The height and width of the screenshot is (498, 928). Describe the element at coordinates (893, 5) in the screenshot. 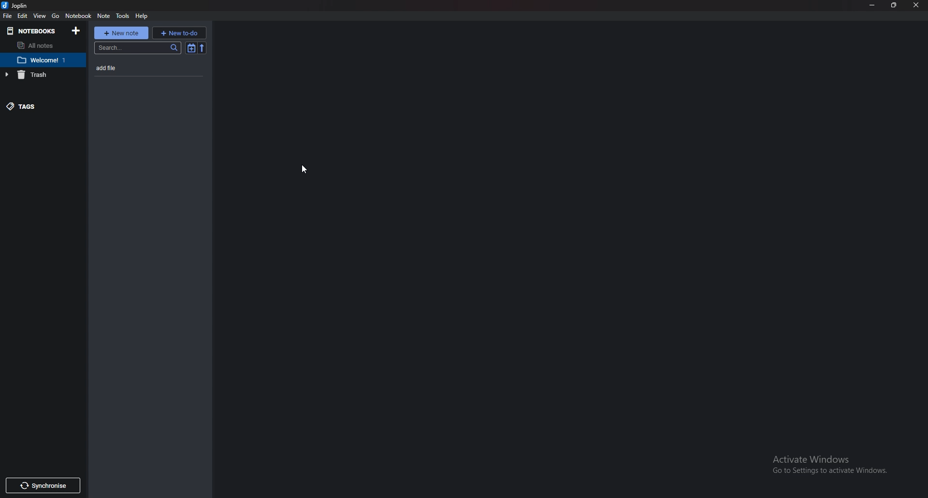

I see `Resize` at that location.